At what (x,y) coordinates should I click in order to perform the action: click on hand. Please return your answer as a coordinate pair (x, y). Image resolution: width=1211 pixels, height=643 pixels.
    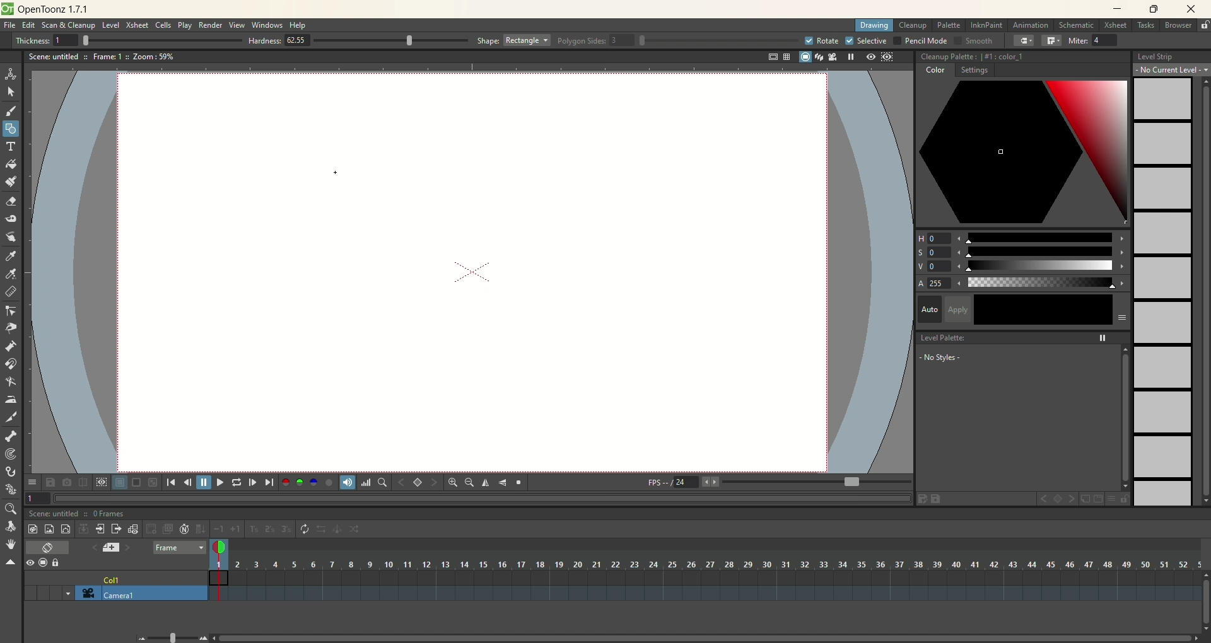
    Looking at the image, I should click on (11, 544).